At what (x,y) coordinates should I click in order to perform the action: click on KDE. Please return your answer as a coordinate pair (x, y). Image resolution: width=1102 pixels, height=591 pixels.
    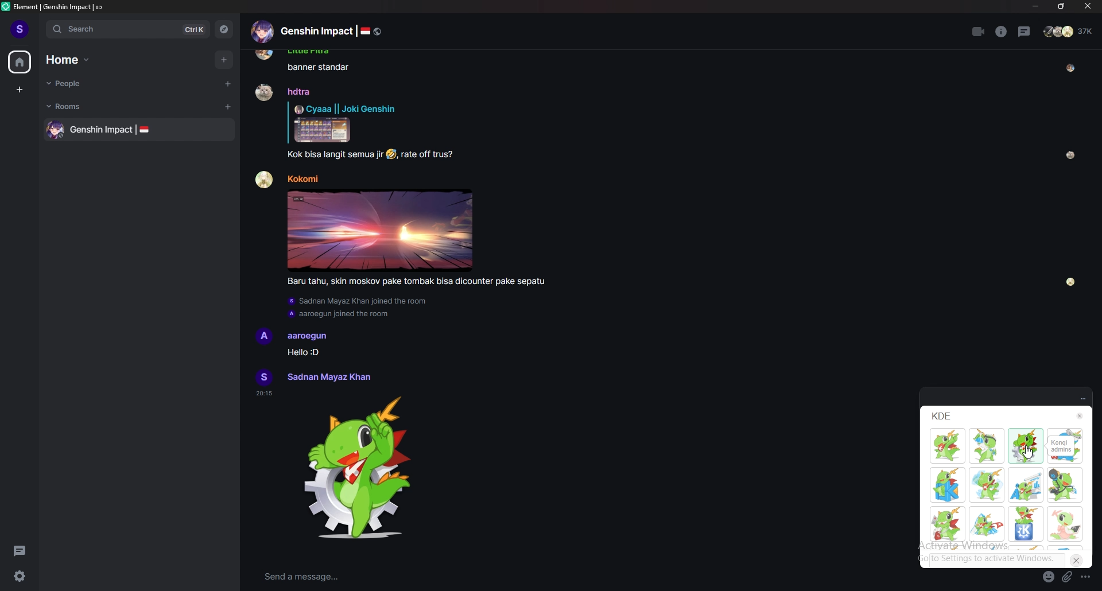
    Looking at the image, I should click on (942, 416).